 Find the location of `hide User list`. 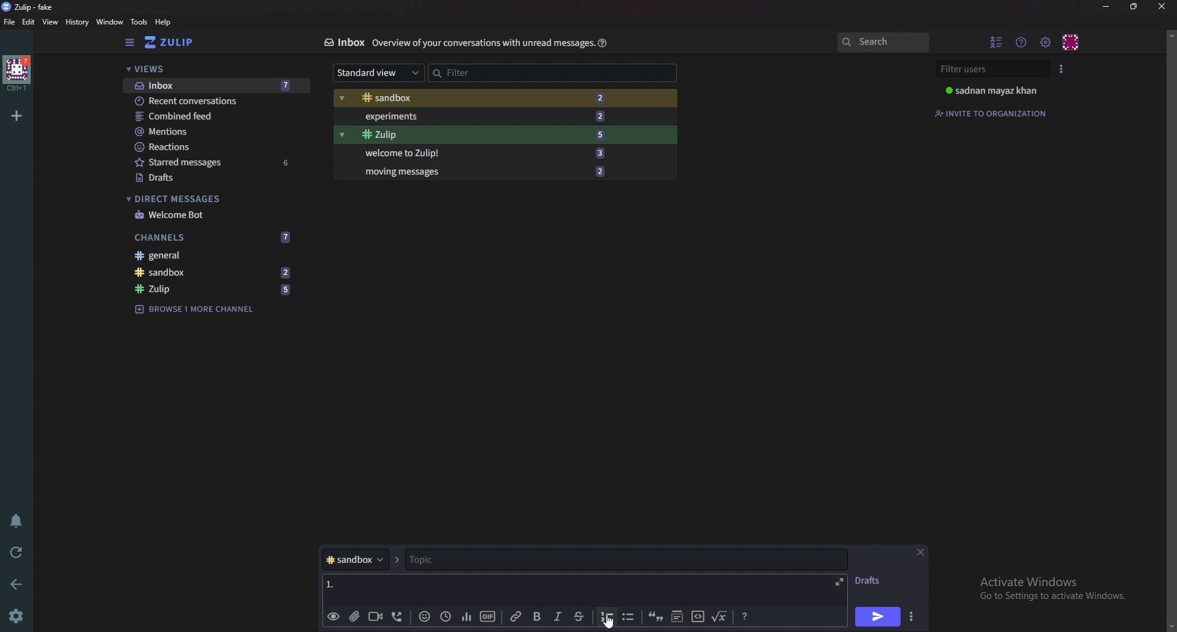

hide User list is located at coordinates (997, 42).